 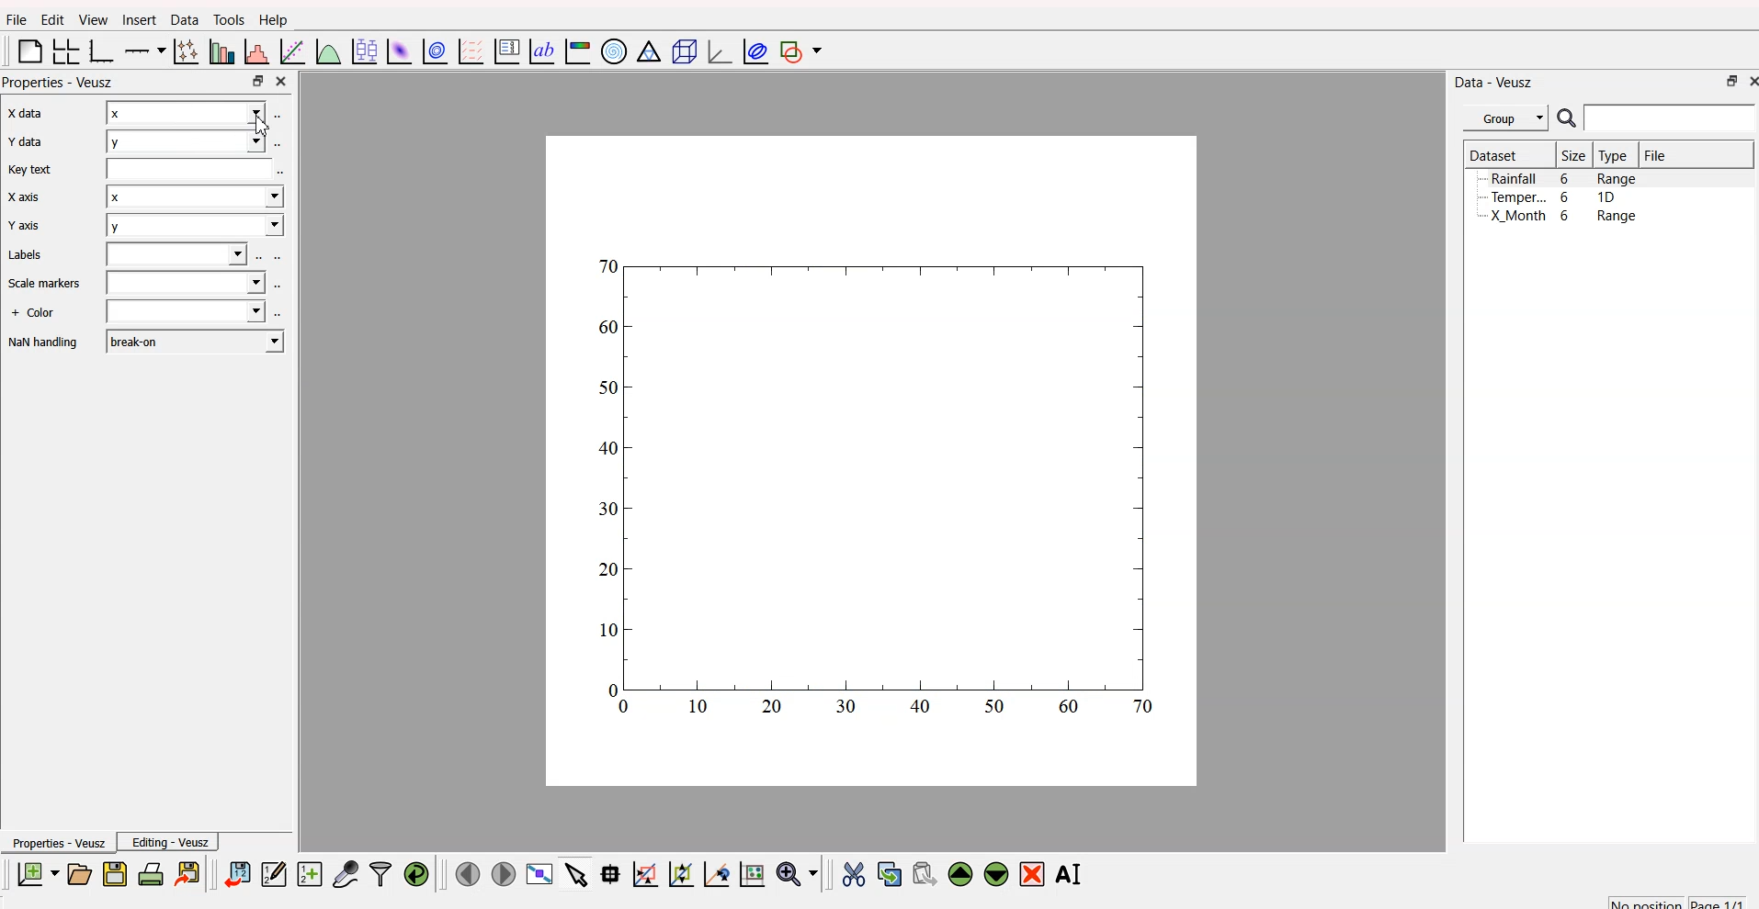 I want to click on save a document, so click(x=112, y=873).